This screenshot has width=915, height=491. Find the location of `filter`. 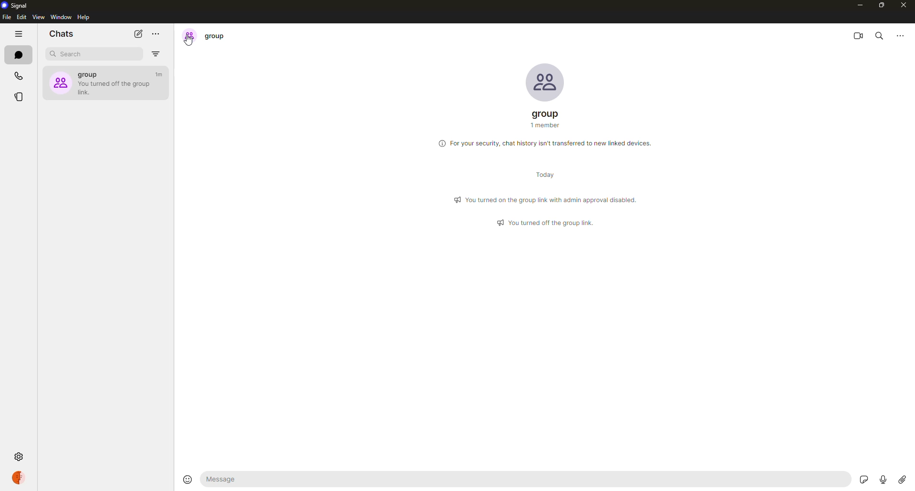

filter is located at coordinates (156, 54).